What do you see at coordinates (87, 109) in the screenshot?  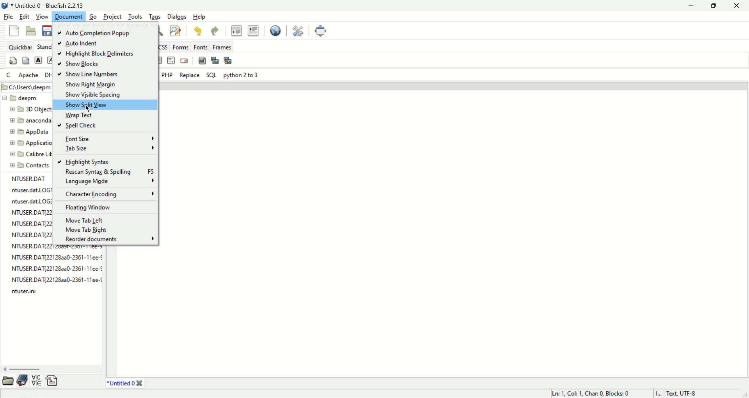 I see `cursor` at bounding box center [87, 109].